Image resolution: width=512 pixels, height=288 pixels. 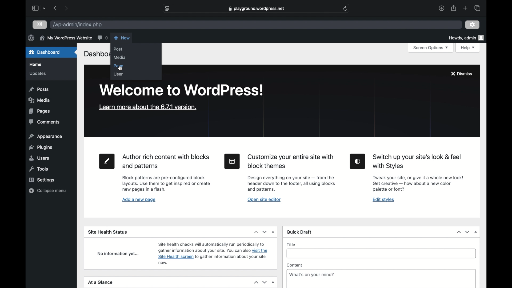 What do you see at coordinates (346, 9) in the screenshot?
I see `refresh` at bounding box center [346, 9].